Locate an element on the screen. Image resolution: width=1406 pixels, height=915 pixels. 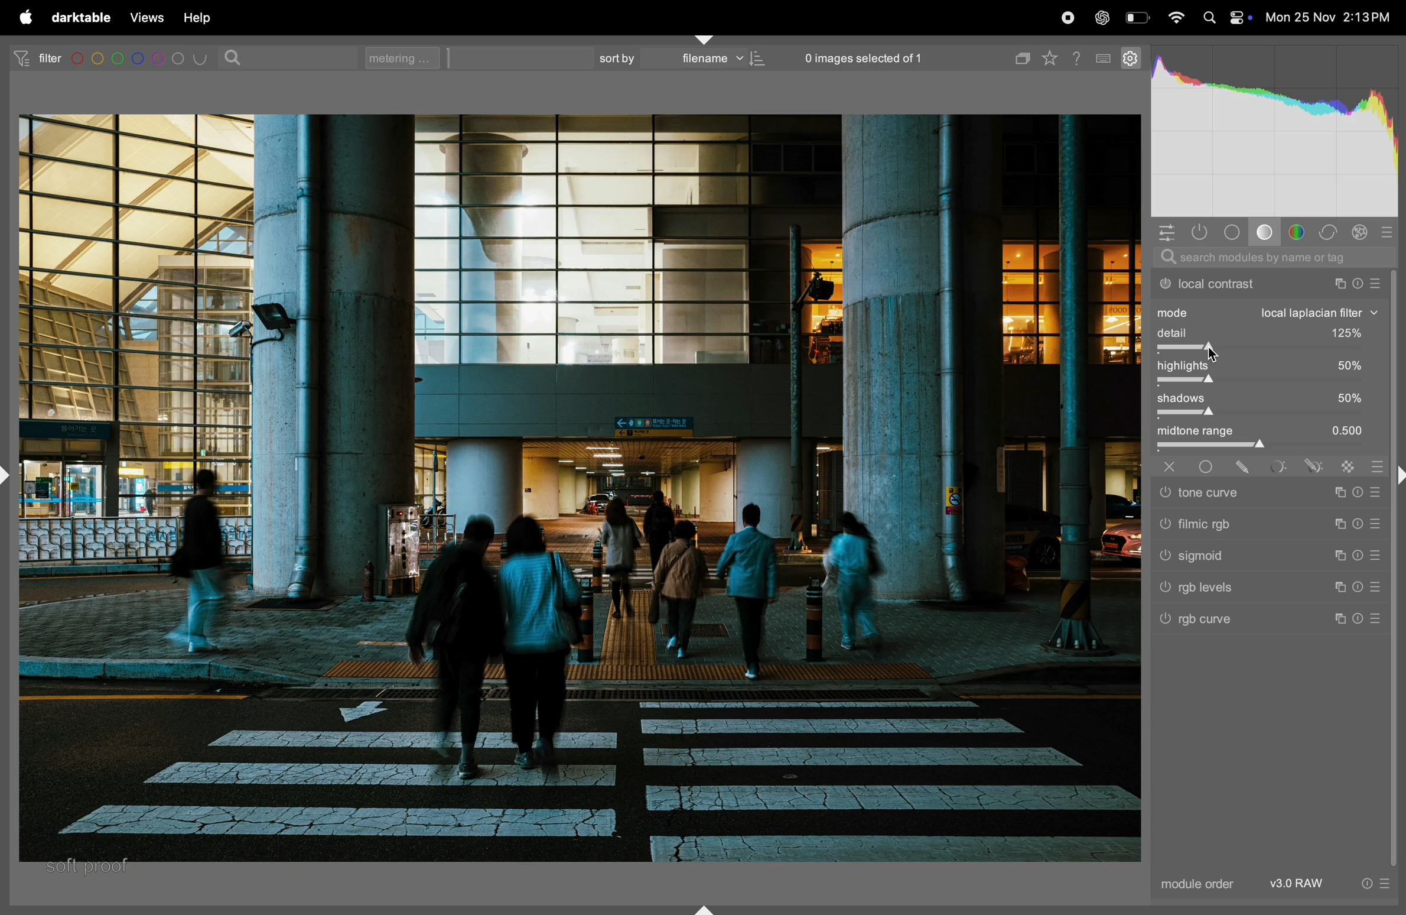
record is located at coordinates (1069, 17).